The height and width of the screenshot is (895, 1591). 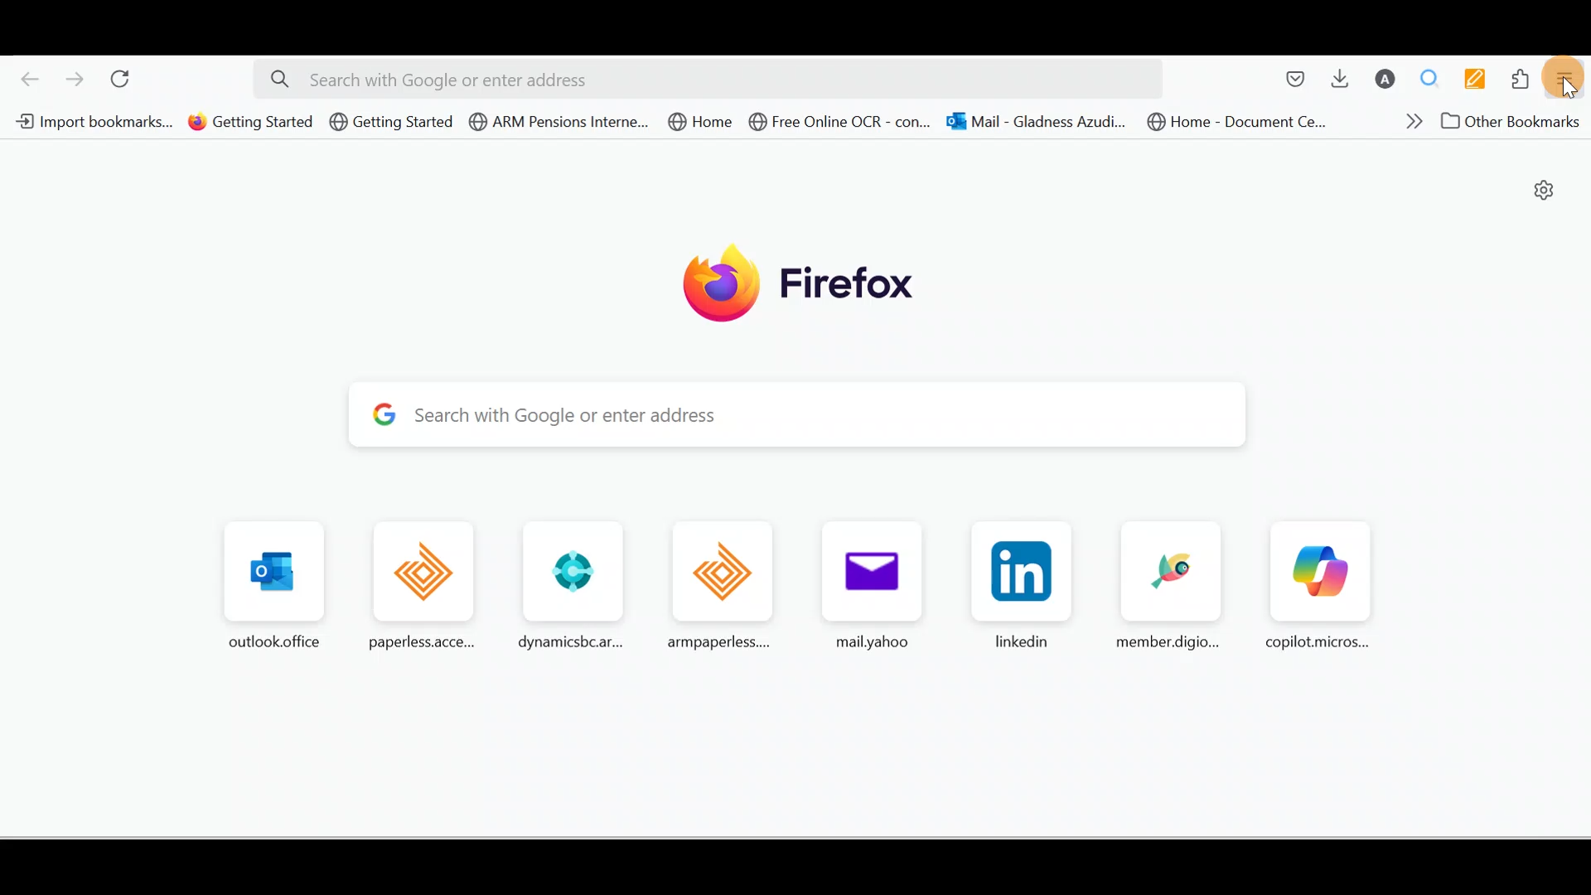 I want to click on Bookmark 7, so click(x=1040, y=124).